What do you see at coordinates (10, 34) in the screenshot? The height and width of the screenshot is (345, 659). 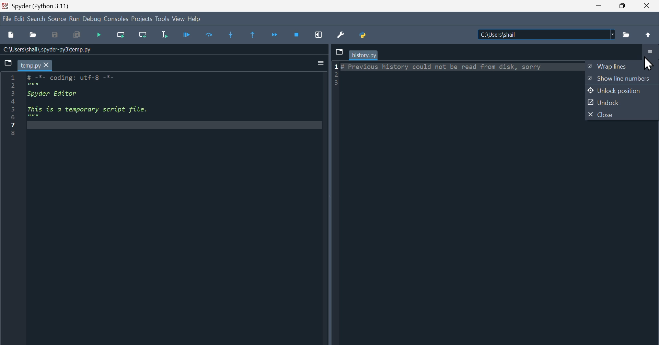 I see `New file` at bounding box center [10, 34].